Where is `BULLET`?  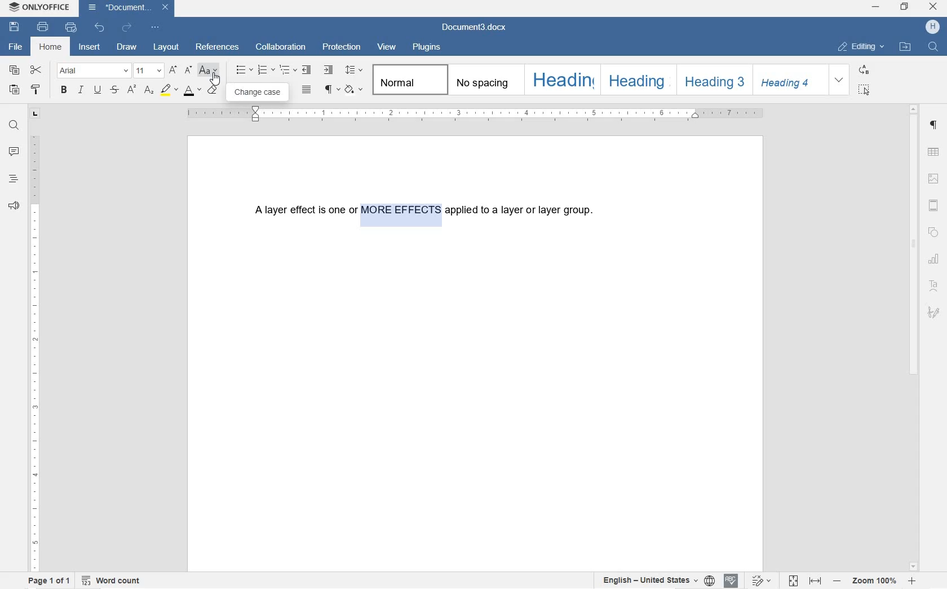
BULLET is located at coordinates (244, 71).